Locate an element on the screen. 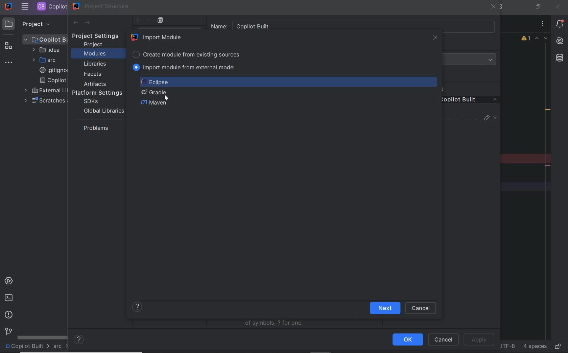 The width and height of the screenshot is (568, 353). external libraries is located at coordinates (44, 91).